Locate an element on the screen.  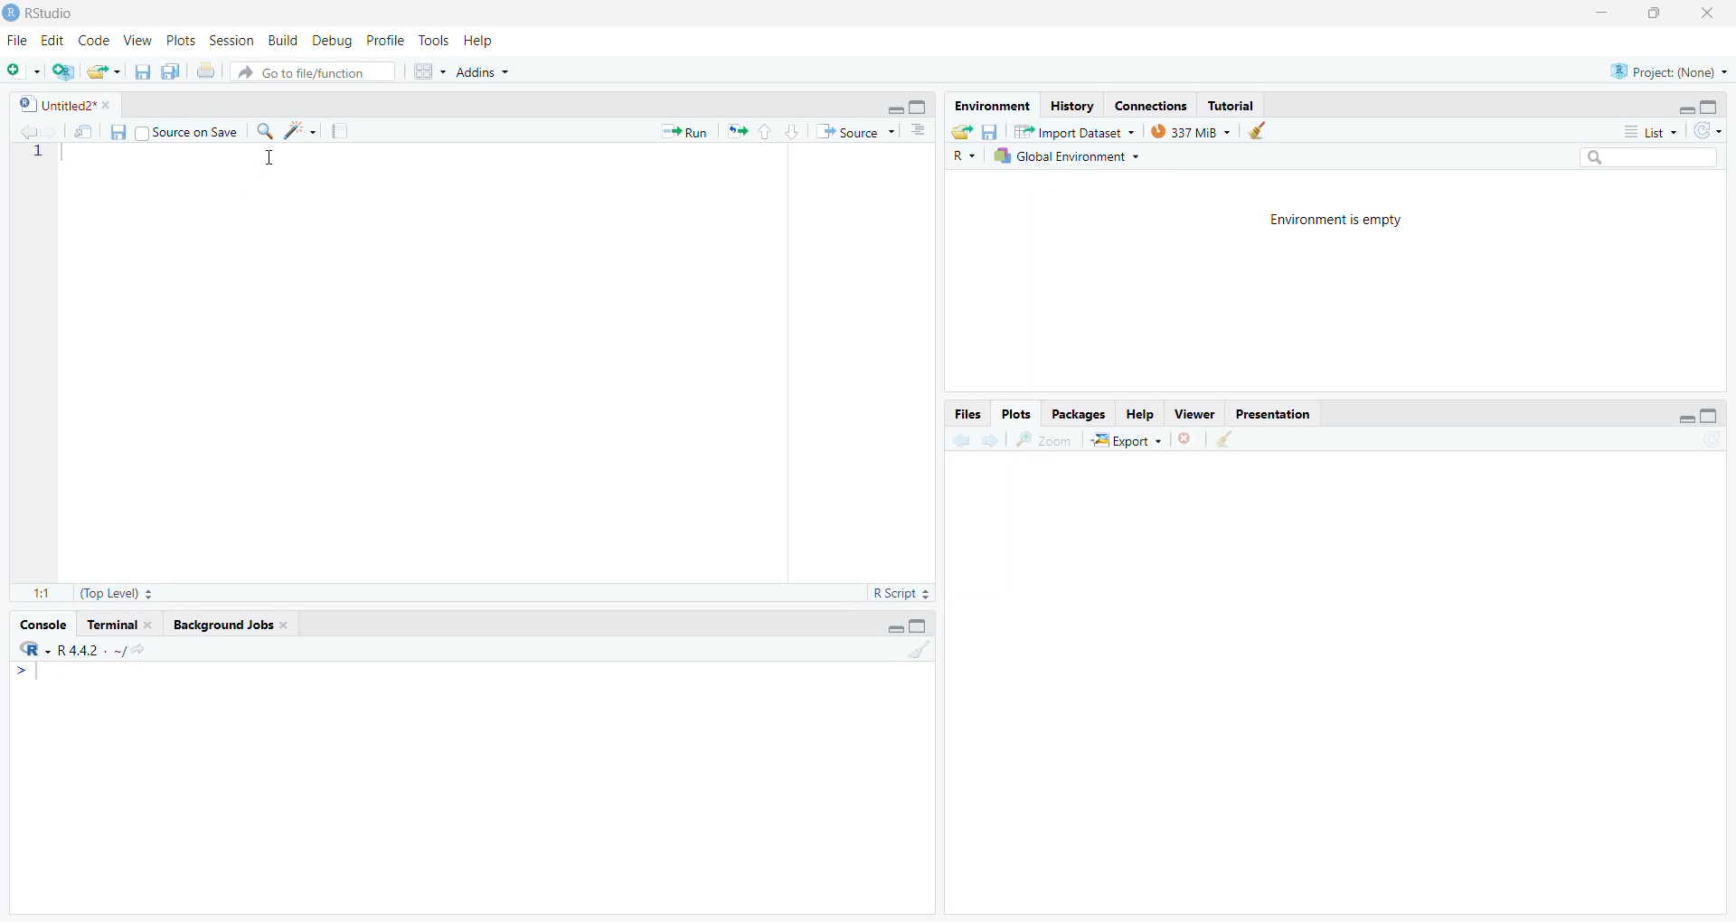
 Plots is located at coordinates (178, 41).